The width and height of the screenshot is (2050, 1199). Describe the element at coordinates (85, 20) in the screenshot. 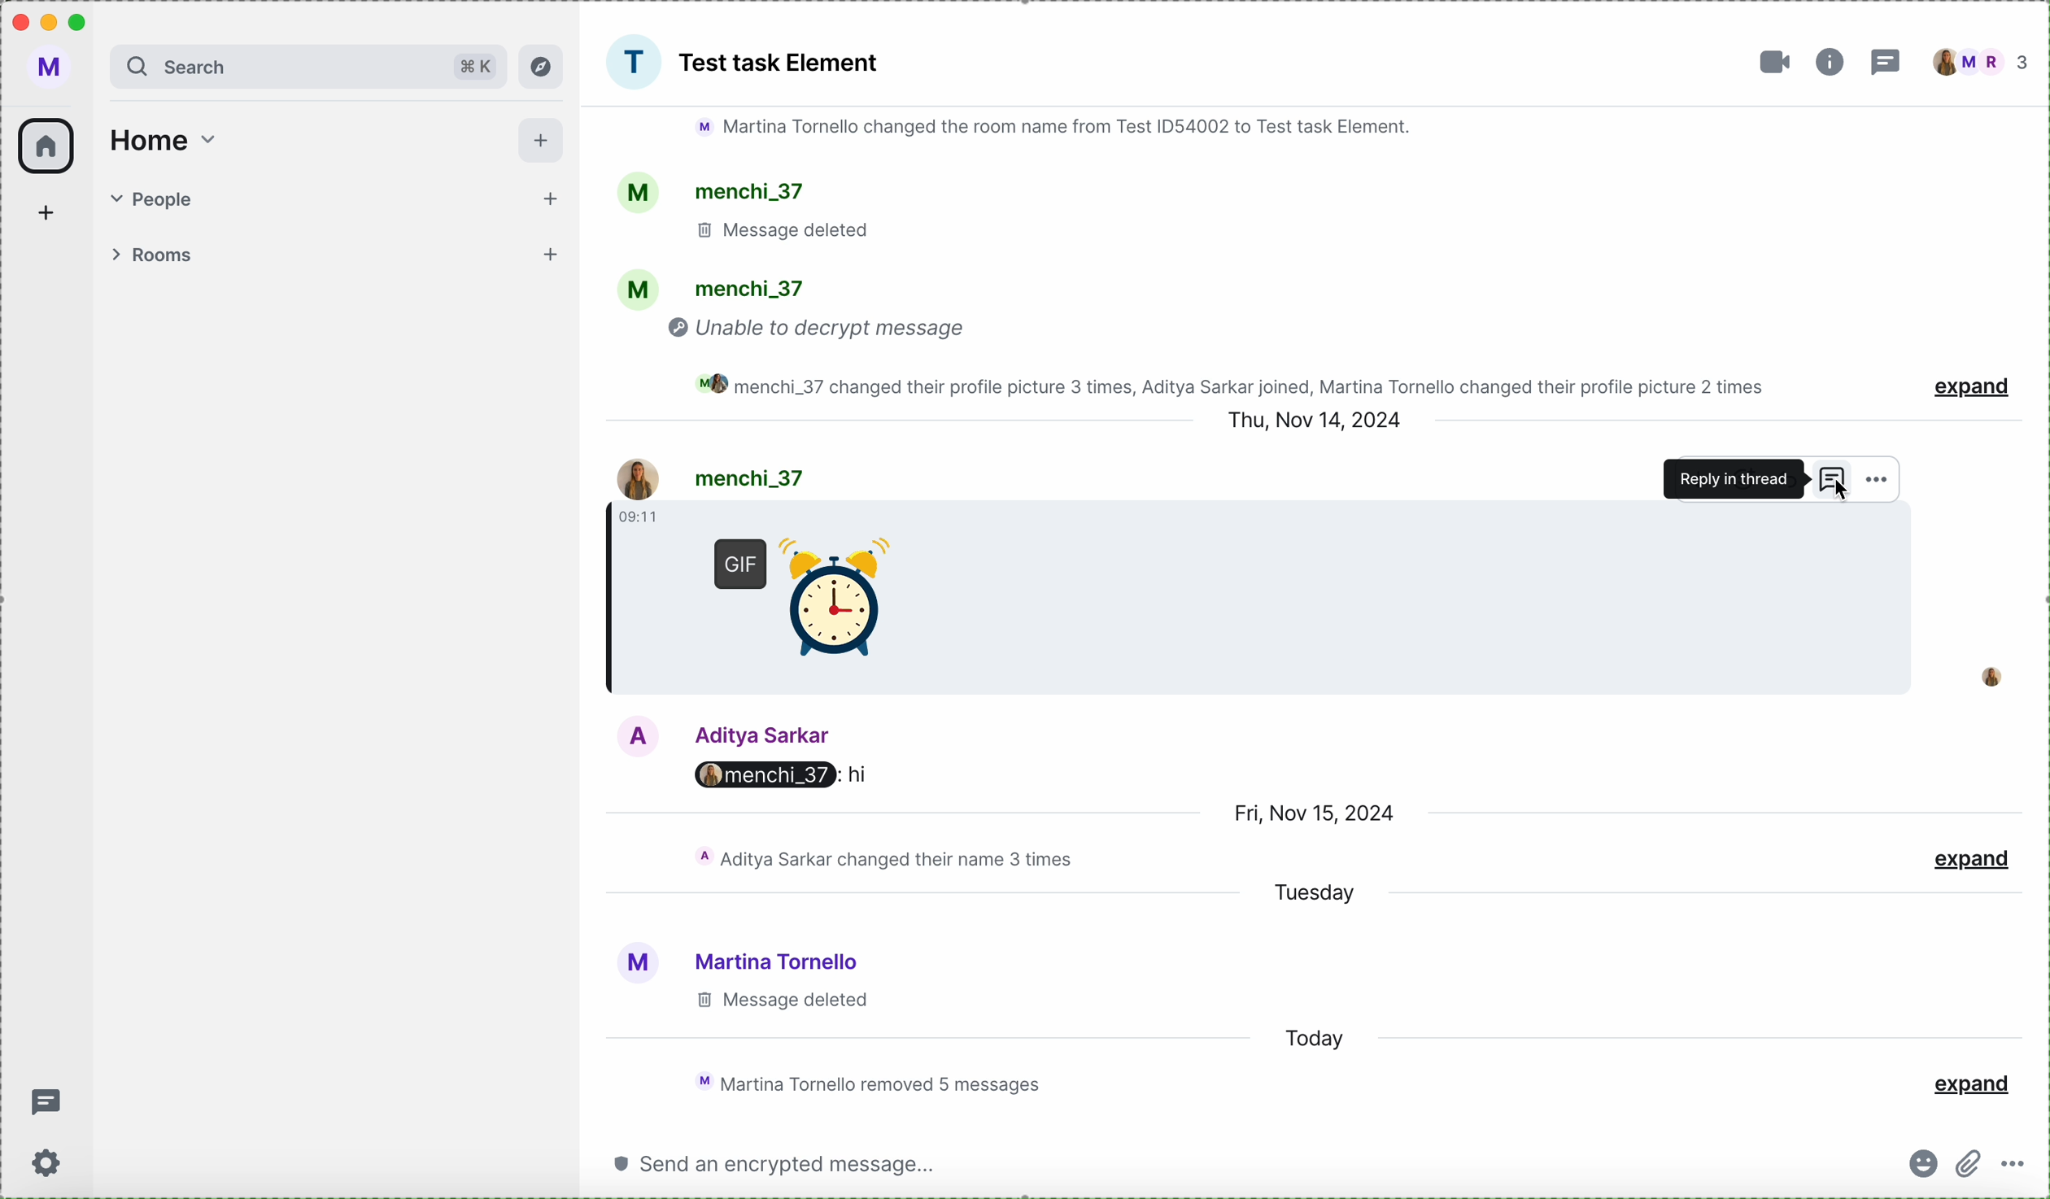

I see `maximize program` at that location.